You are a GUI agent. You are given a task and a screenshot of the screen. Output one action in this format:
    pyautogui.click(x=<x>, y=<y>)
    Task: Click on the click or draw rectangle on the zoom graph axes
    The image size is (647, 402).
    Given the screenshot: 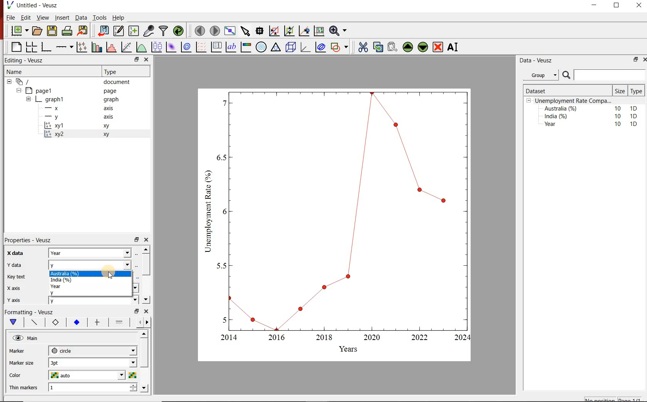 What is the action you would take?
    pyautogui.click(x=275, y=31)
    